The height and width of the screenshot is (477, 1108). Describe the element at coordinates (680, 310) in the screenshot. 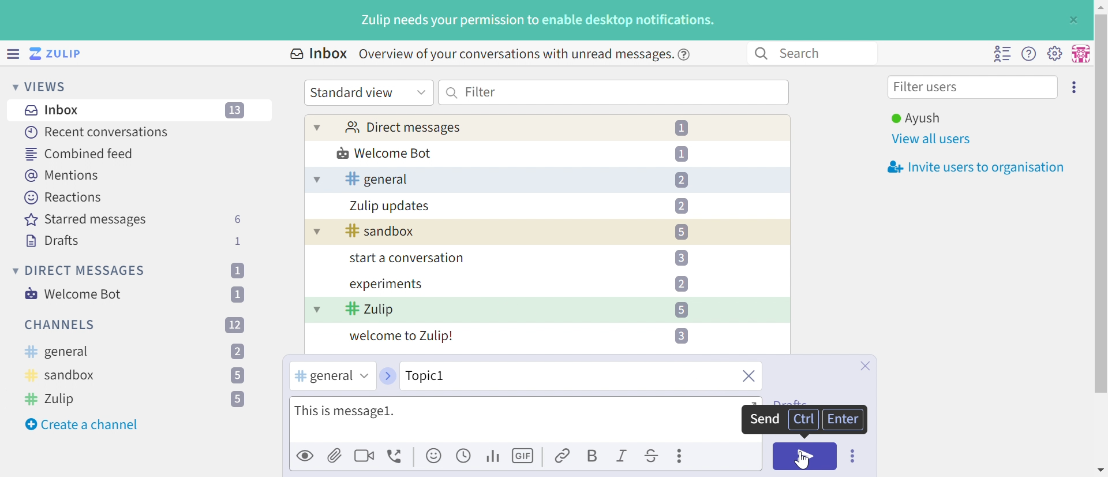

I see `5` at that location.